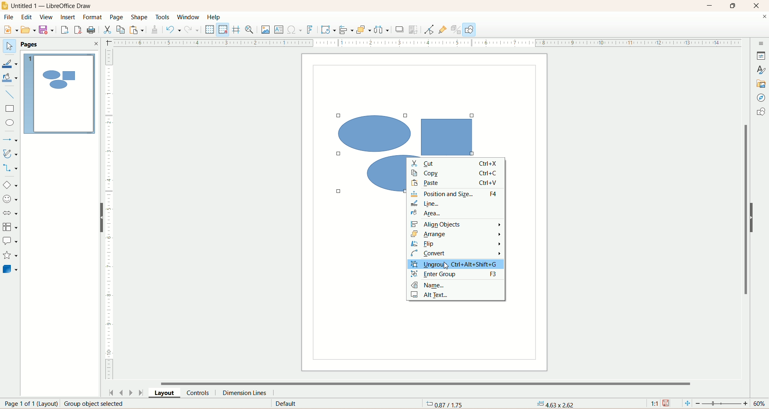 The image size is (769, 409). What do you see at coordinates (10, 226) in the screenshot?
I see `flowchart` at bounding box center [10, 226].